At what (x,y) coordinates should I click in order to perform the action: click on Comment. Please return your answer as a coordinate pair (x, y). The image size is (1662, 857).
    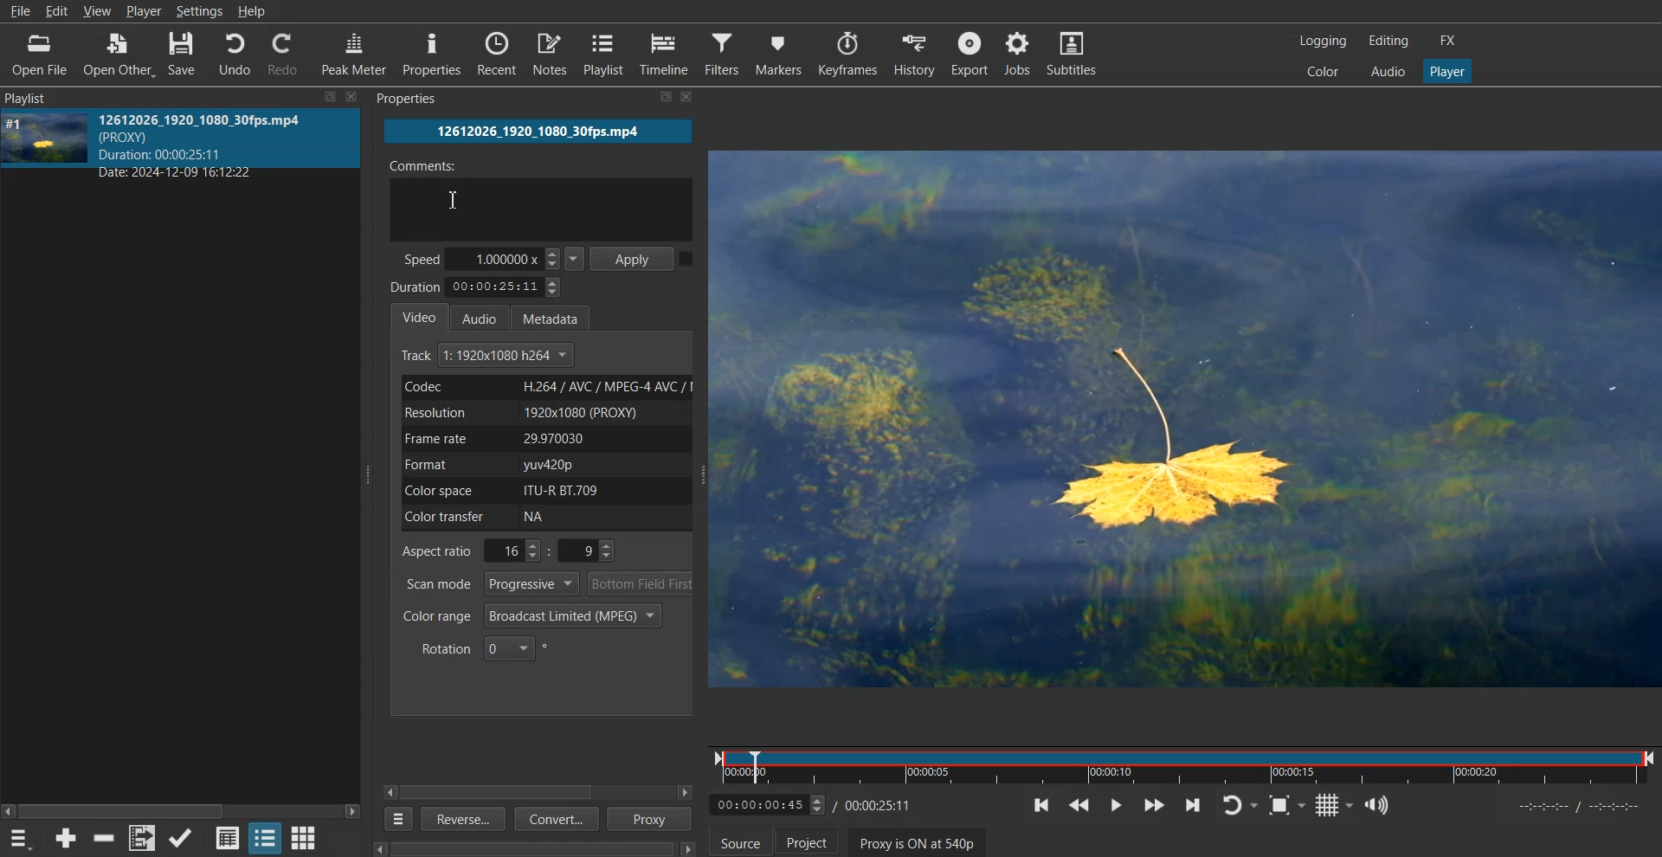
    Looking at the image, I should click on (540, 198).